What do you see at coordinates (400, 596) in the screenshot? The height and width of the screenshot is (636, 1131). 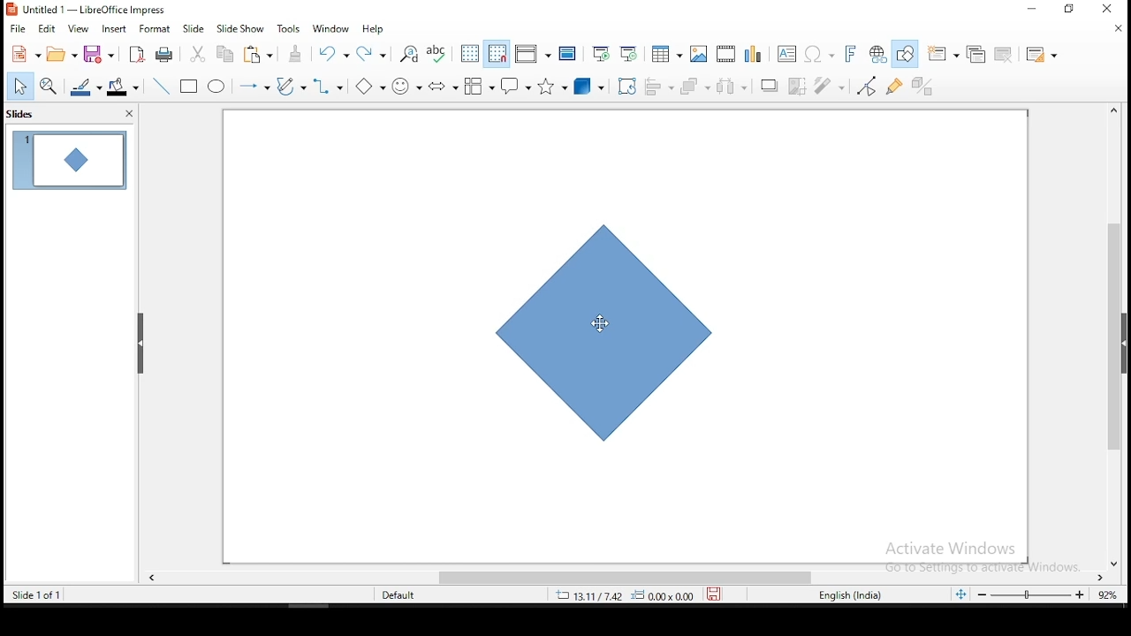 I see `Default` at bounding box center [400, 596].